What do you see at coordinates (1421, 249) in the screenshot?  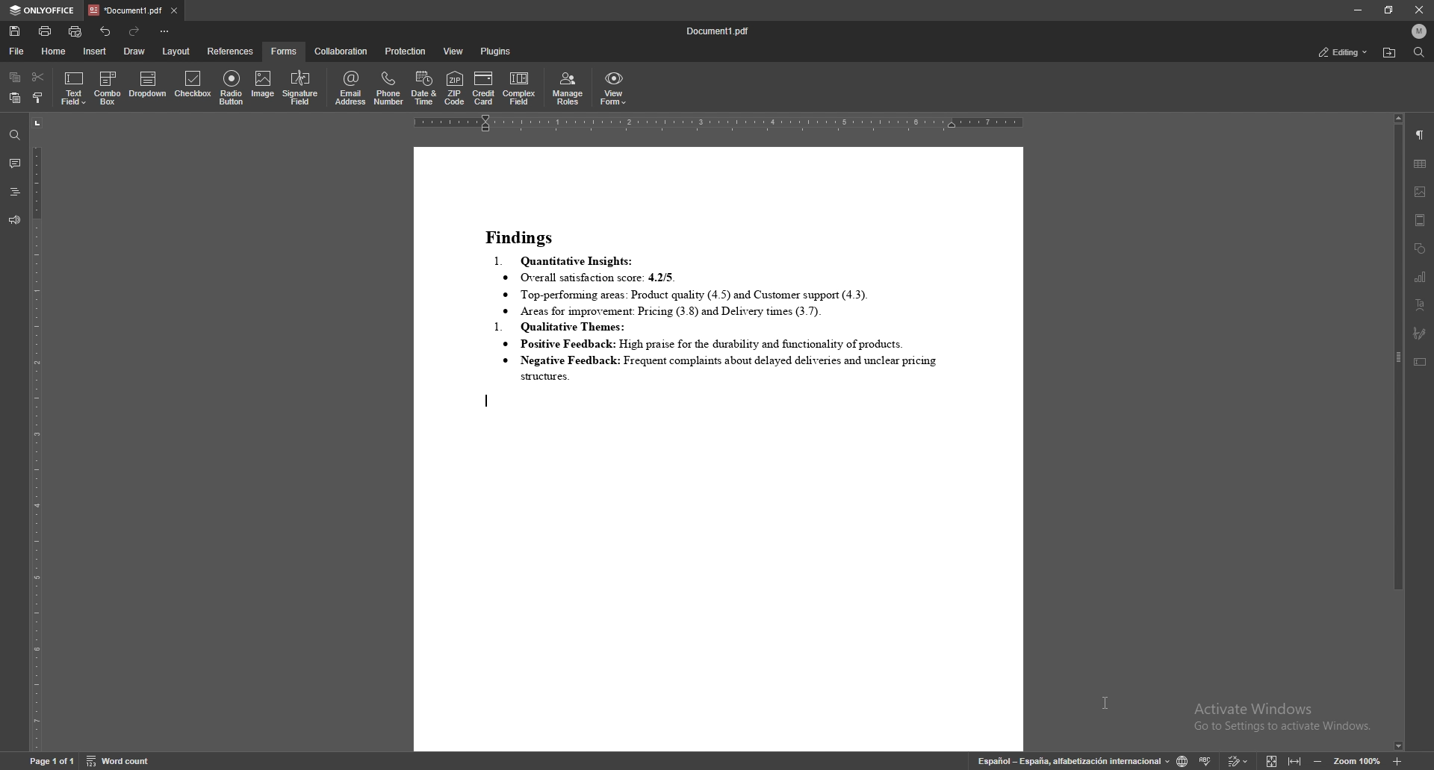 I see `shapes` at bounding box center [1421, 249].